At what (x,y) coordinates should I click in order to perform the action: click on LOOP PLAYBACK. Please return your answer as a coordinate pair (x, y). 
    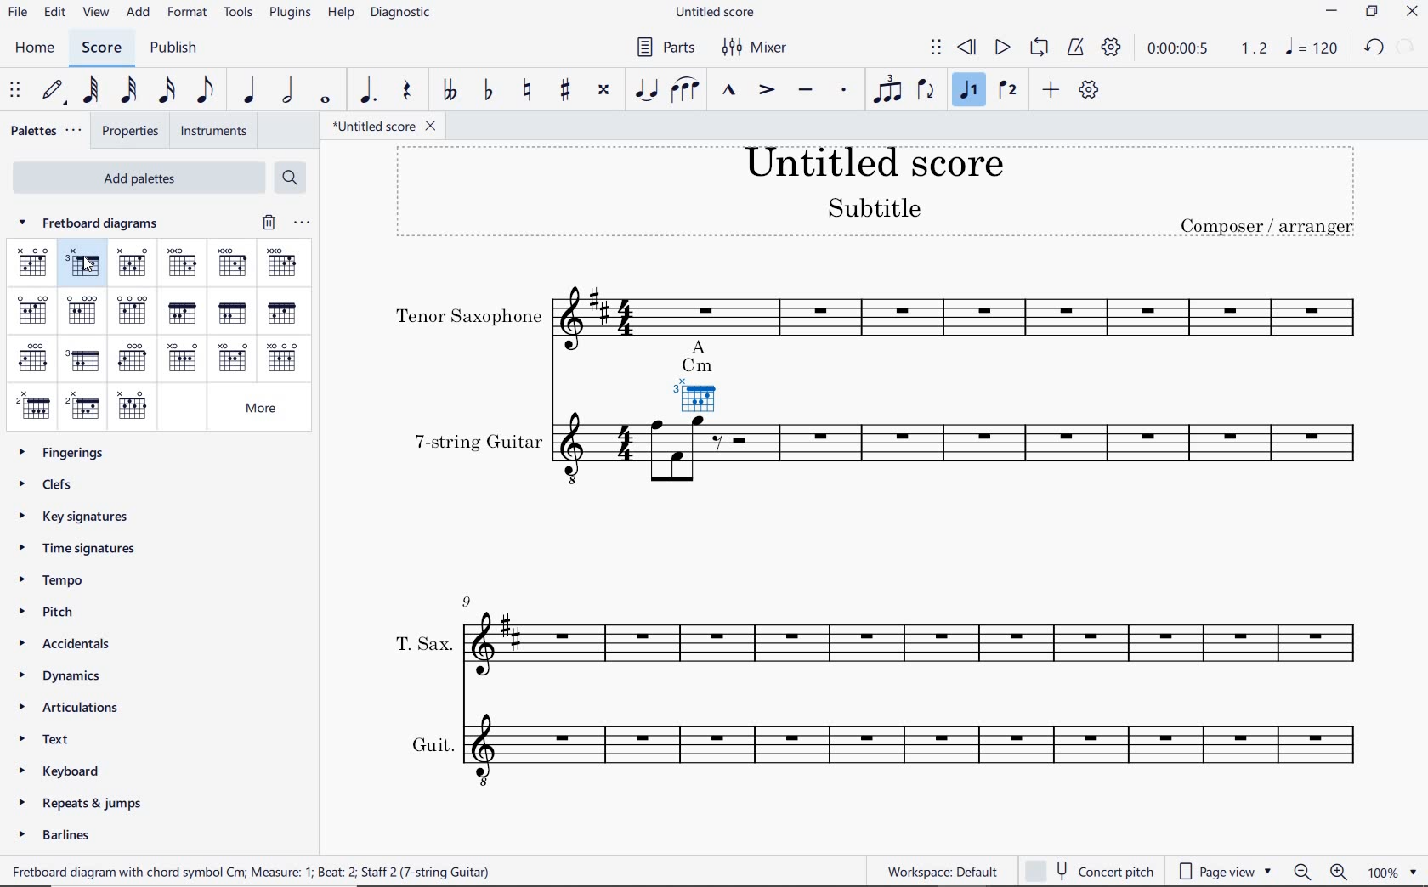
    Looking at the image, I should click on (1038, 47).